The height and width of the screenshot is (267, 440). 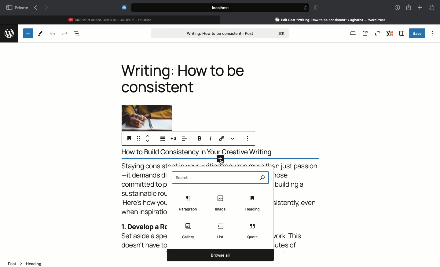 I want to click on View, so click(x=353, y=33).